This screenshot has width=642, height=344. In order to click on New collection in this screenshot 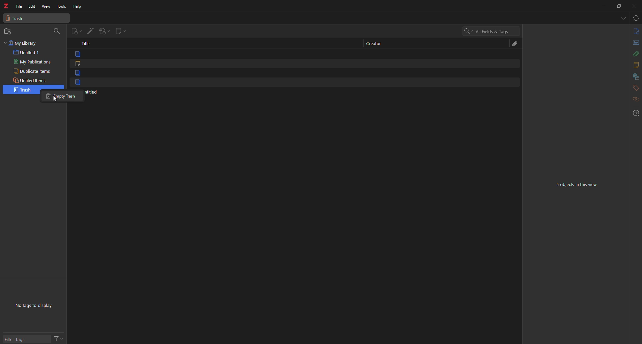, I will do `click(9, 31)`.